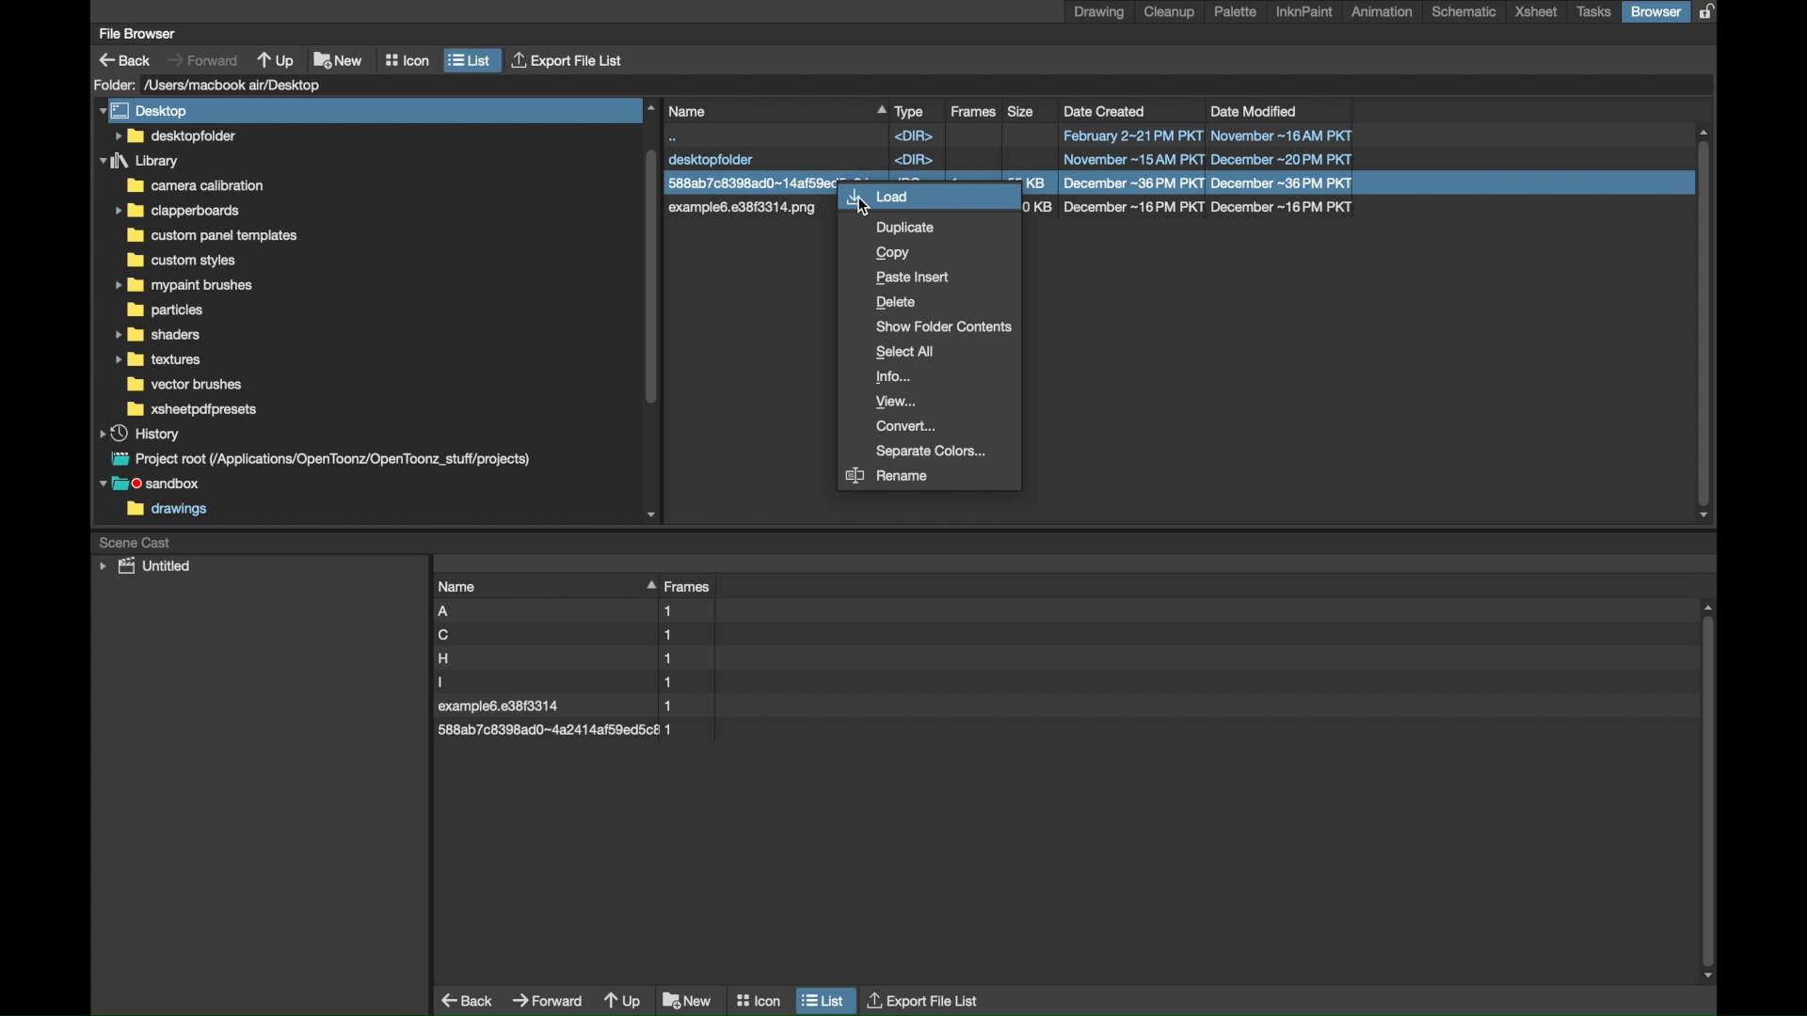 This screenshot has height=1016, width=1807. I want to click on file details, so click(1191, 183).